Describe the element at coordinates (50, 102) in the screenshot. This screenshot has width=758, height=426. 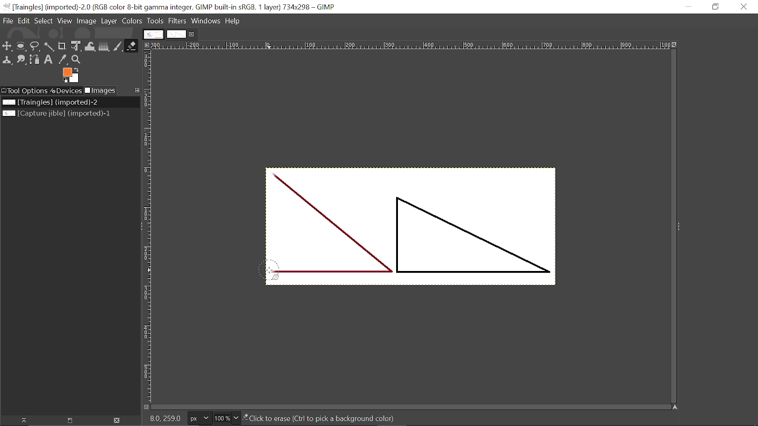
I see `Current image` at that location.